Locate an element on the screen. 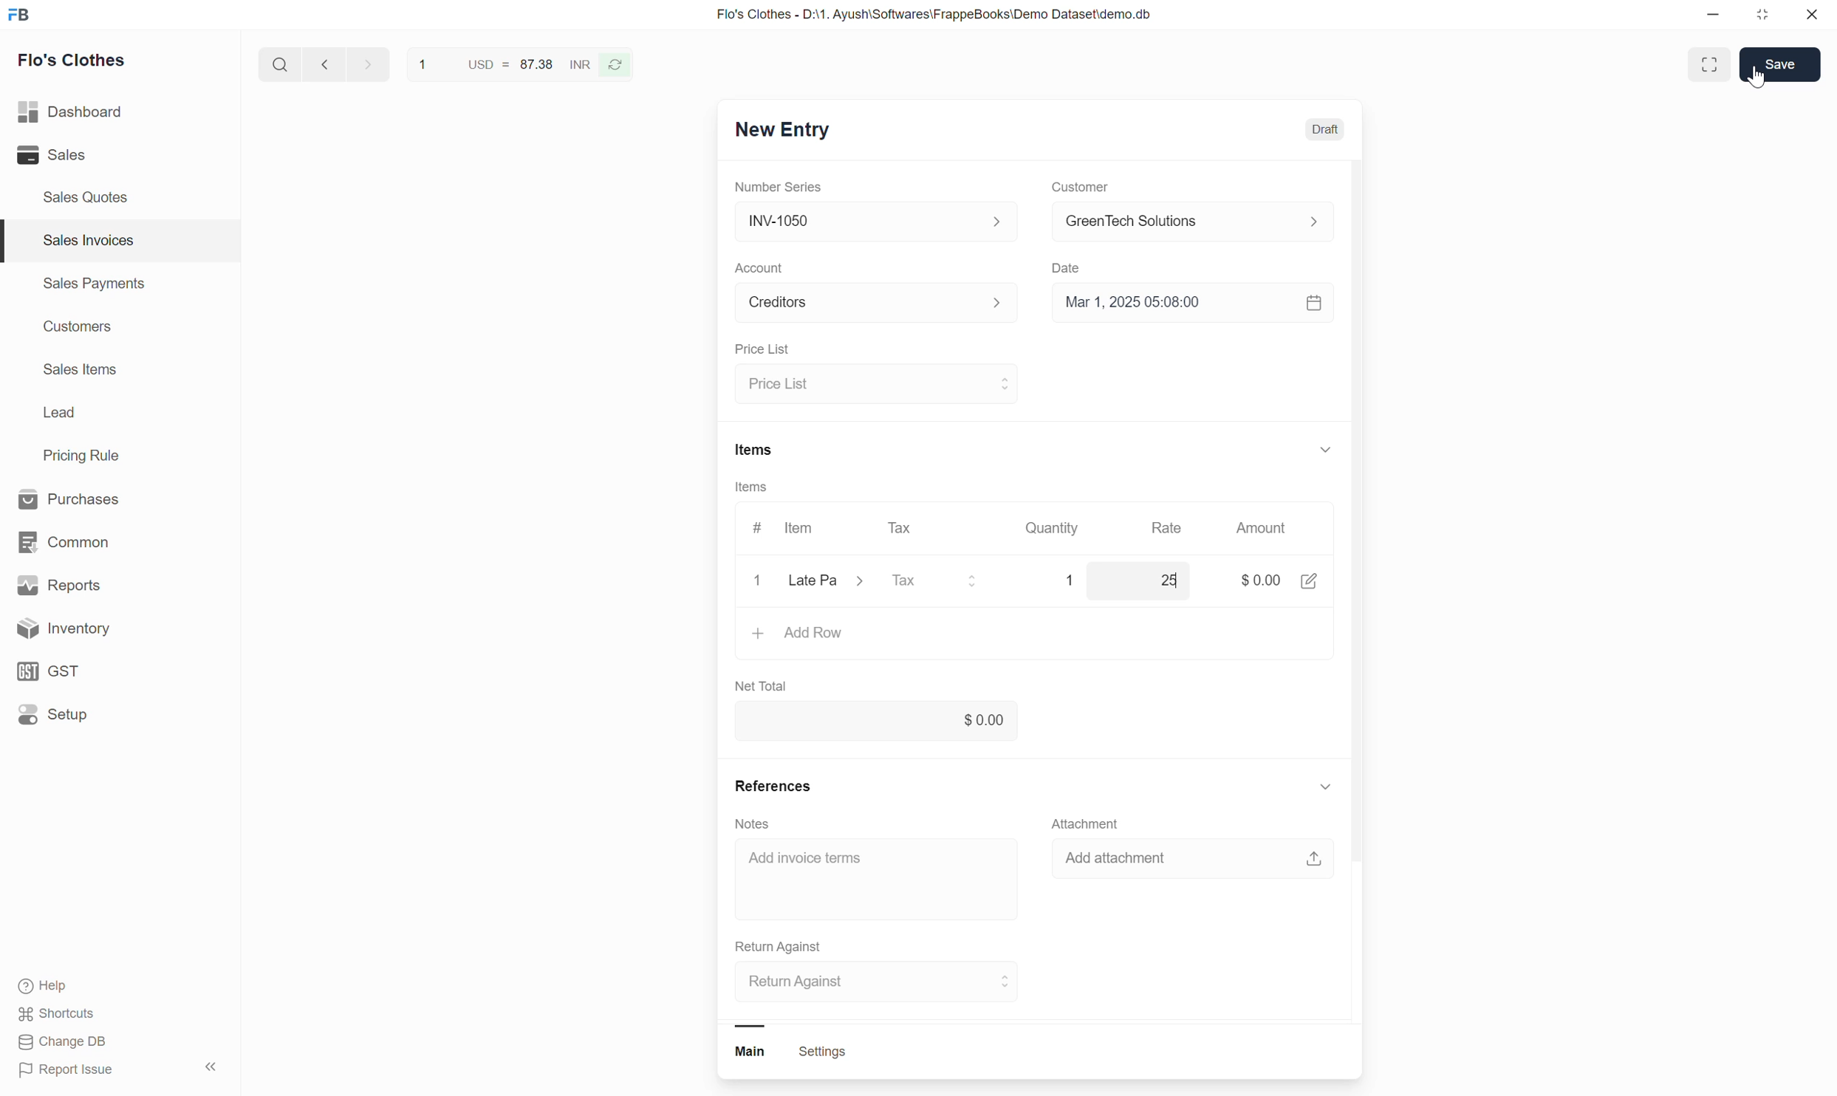 This screenshot has width=1837, height=1096. go back  is located at coordinates (324, 67).